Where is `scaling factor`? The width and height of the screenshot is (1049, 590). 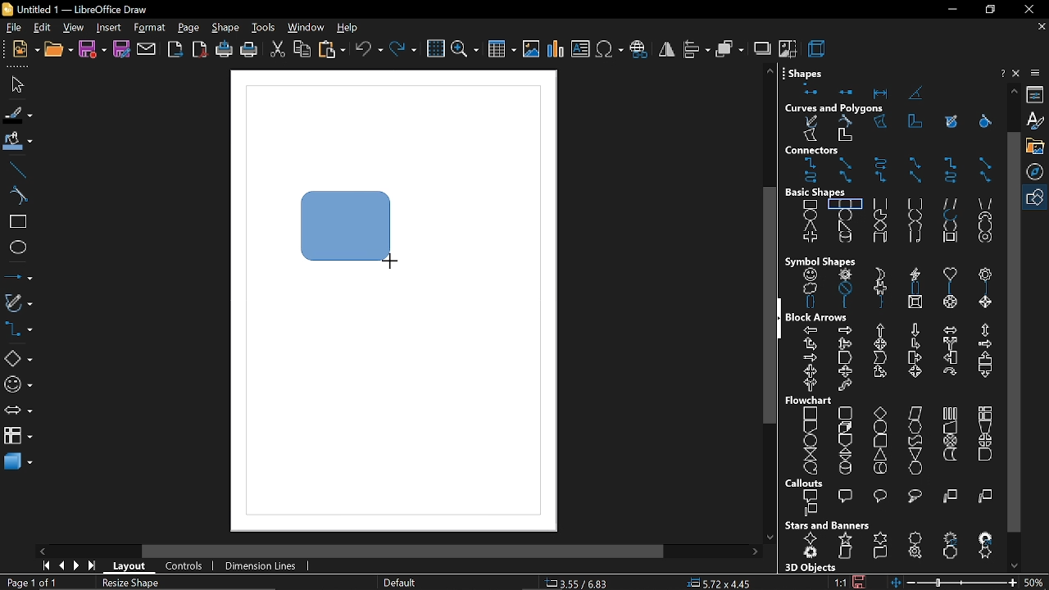
scaling factor is located at coordinates (840, 583).